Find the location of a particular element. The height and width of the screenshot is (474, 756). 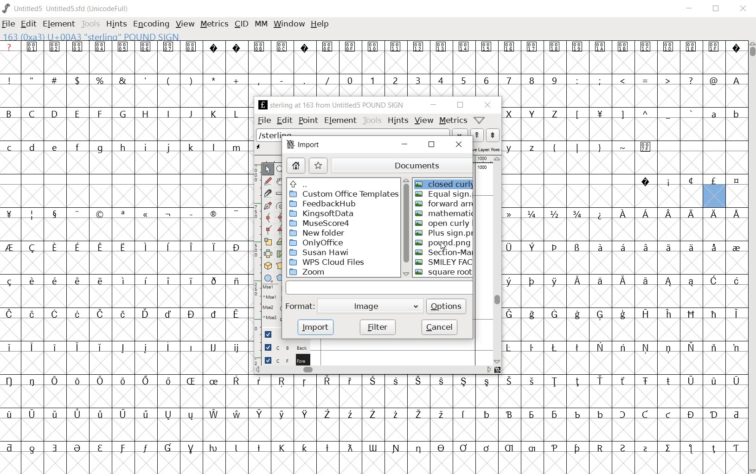

Symbol is located at coordinates (168, 348).